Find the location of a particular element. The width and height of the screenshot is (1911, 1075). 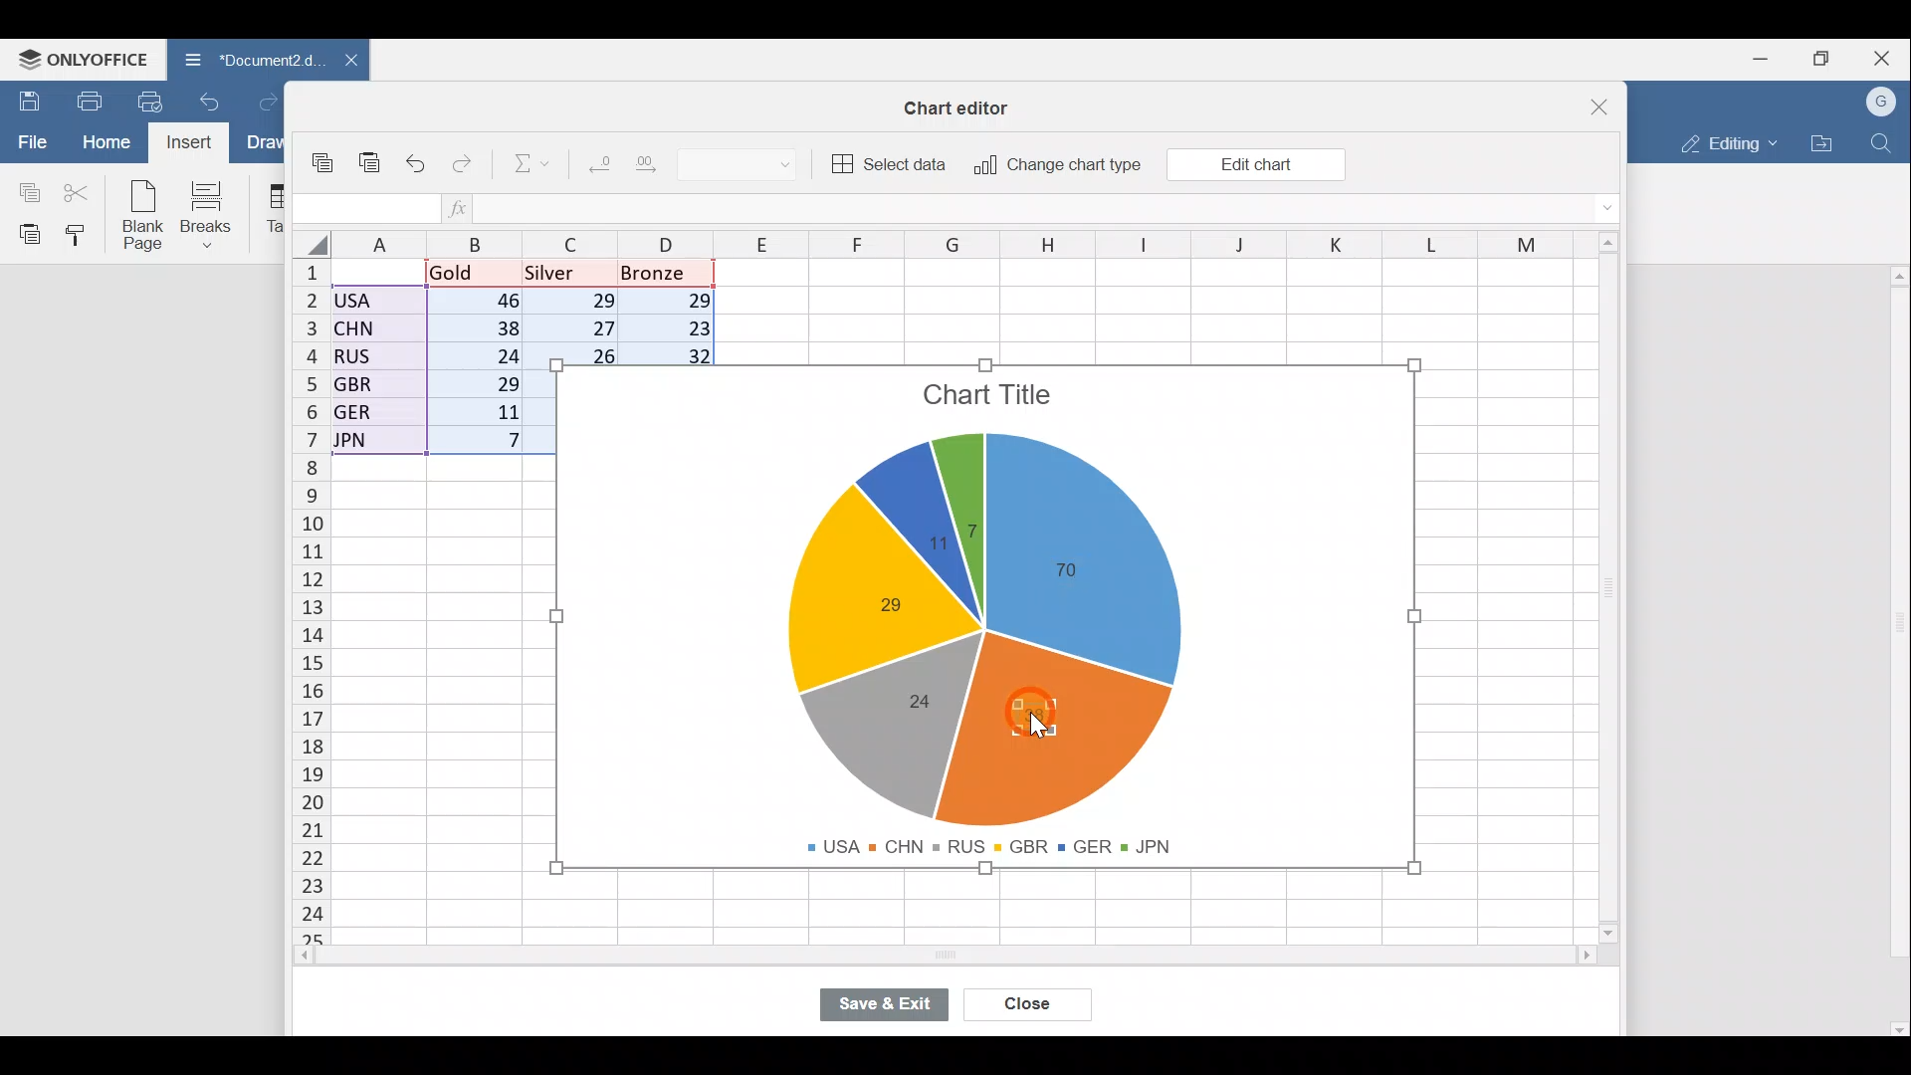

Chart legends is located at coordinates (998, 842).